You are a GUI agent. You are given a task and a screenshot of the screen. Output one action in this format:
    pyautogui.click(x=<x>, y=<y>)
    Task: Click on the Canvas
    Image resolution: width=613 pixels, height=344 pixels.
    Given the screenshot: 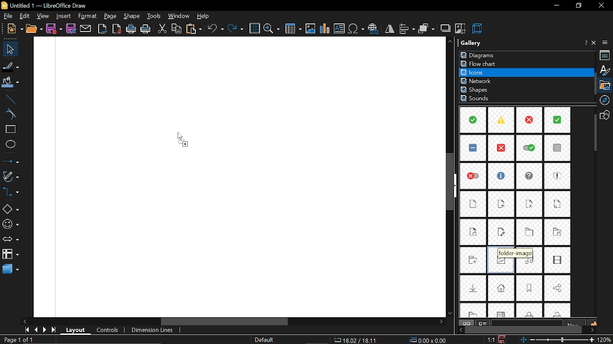 What is the action you would take?
    pyautogui.click(x=237, y=178)
    